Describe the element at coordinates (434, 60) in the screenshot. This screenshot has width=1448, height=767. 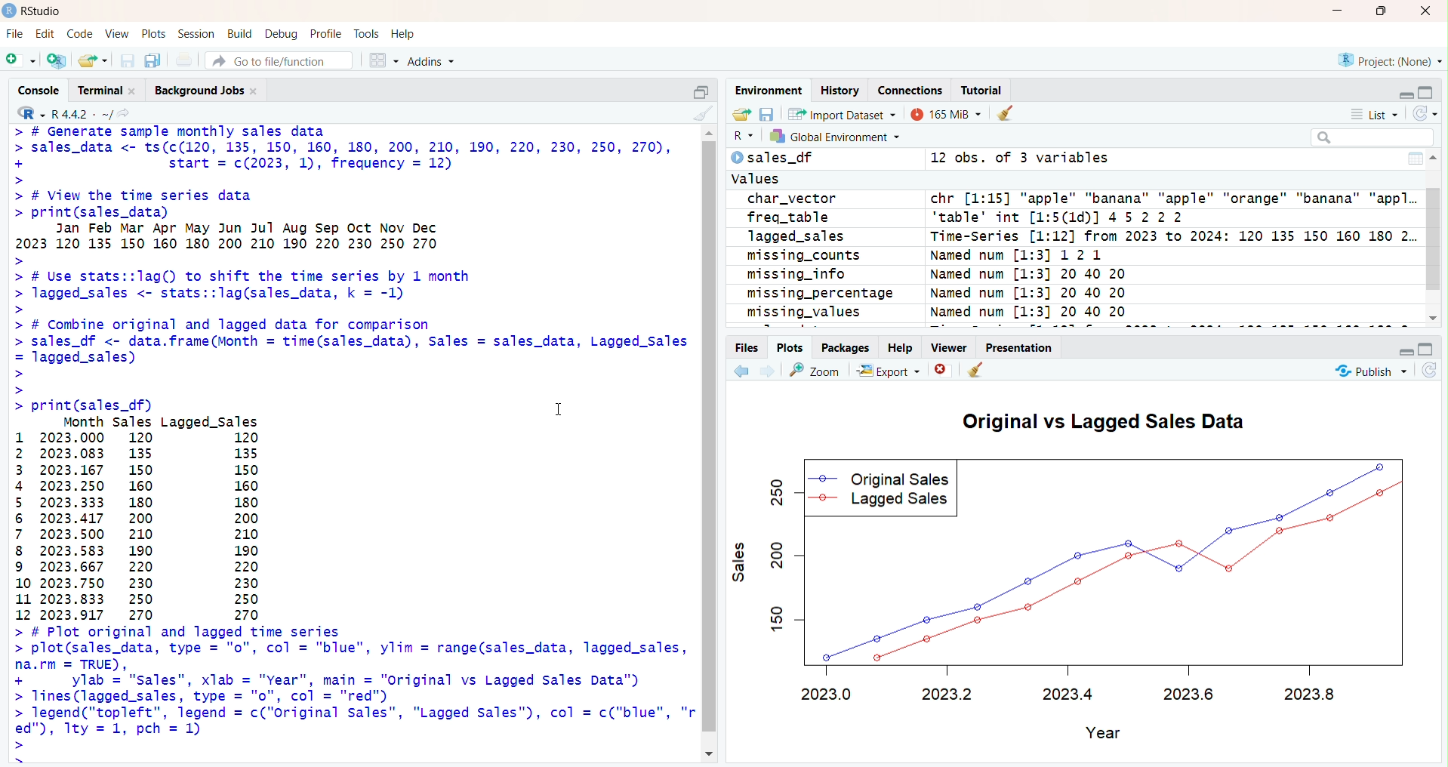
I see `addins` at that location.